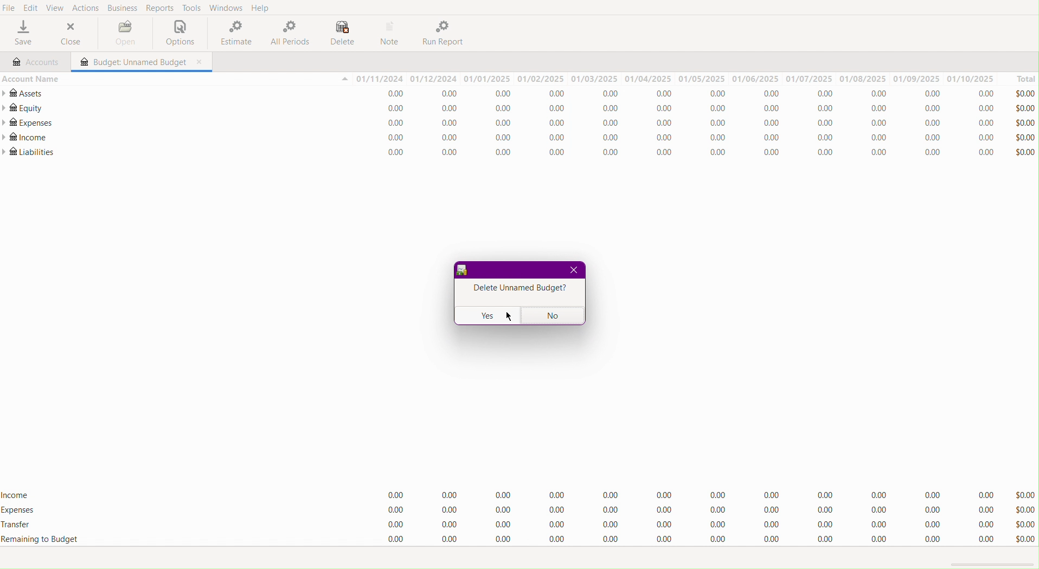  What do you see at coordinates (486, 315) in the screenshot?
I see `Yes` at bounding box center [486, 315].